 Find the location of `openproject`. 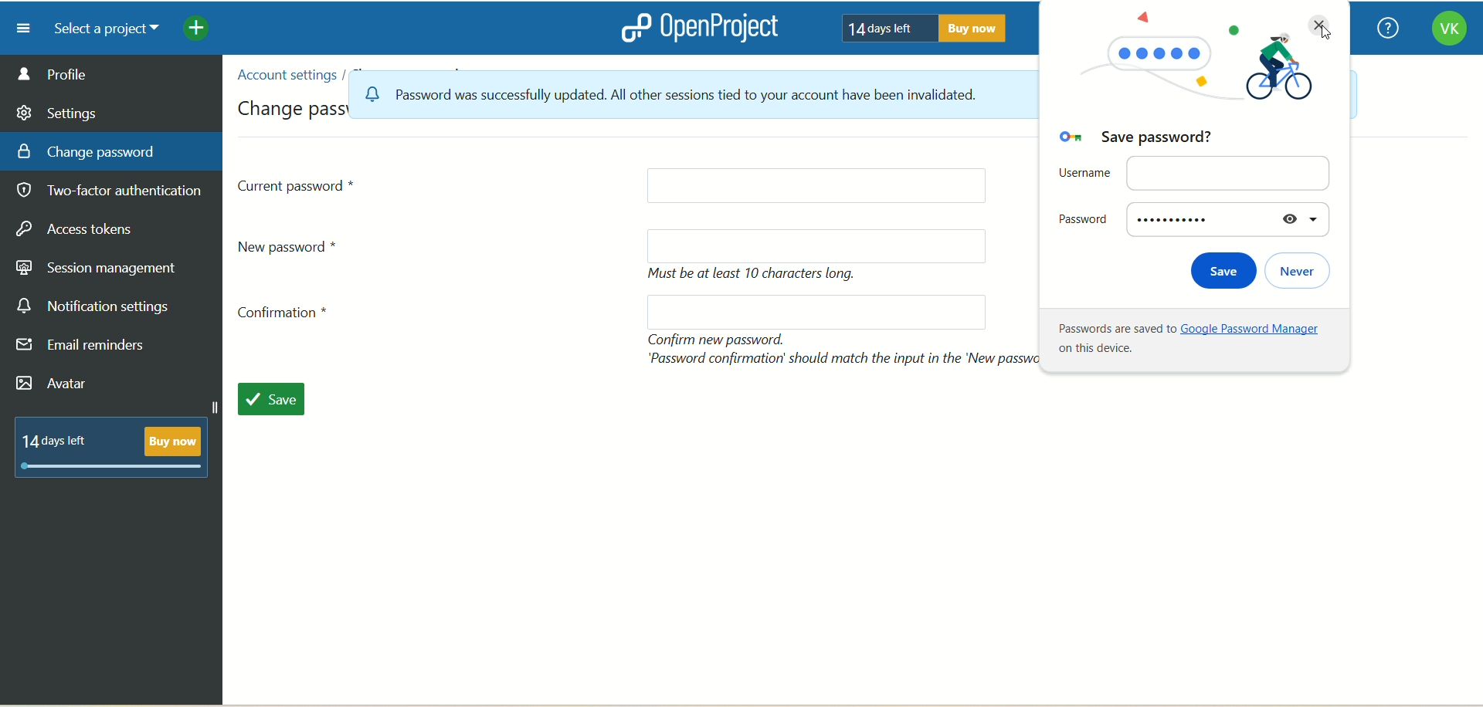

openproject is located at coordinates (696, 27).